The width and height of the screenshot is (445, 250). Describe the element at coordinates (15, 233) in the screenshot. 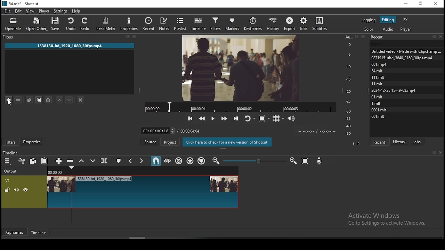

I see `keyframe` at that location.